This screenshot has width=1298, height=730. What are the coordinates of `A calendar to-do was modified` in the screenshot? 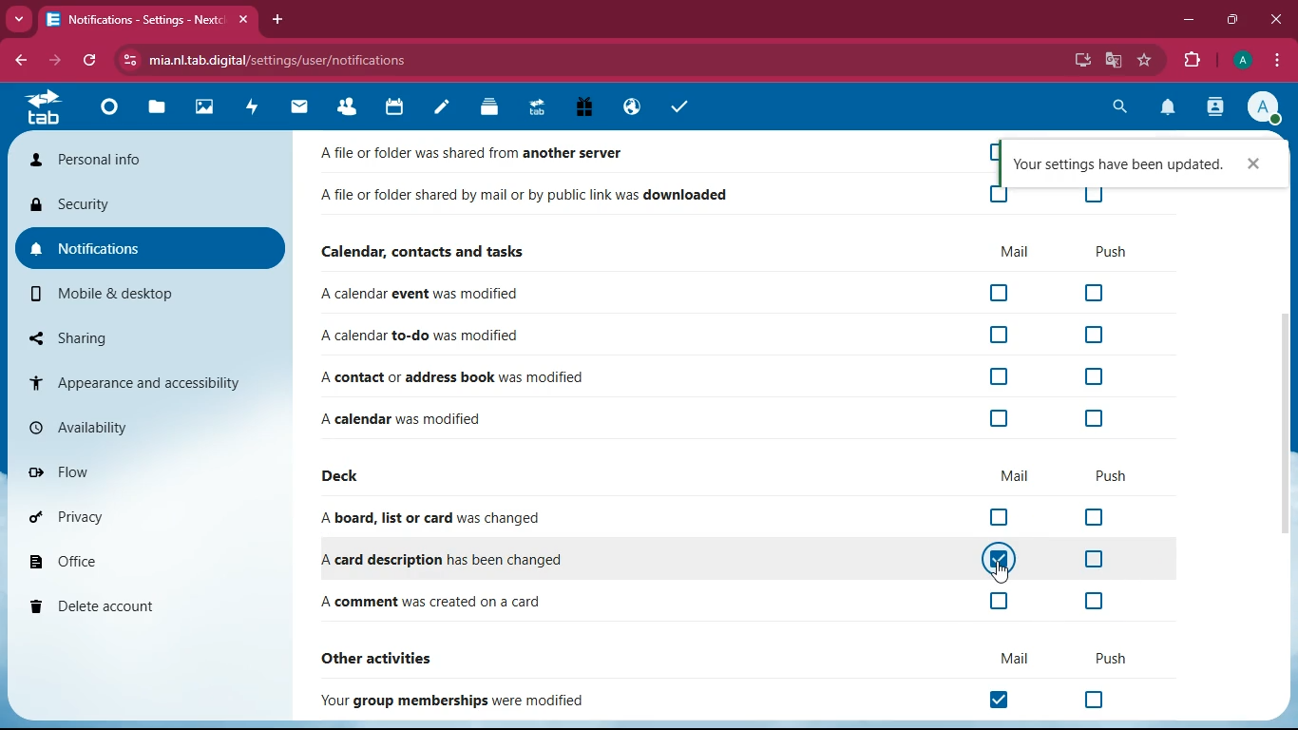 It's located at (423, 336).